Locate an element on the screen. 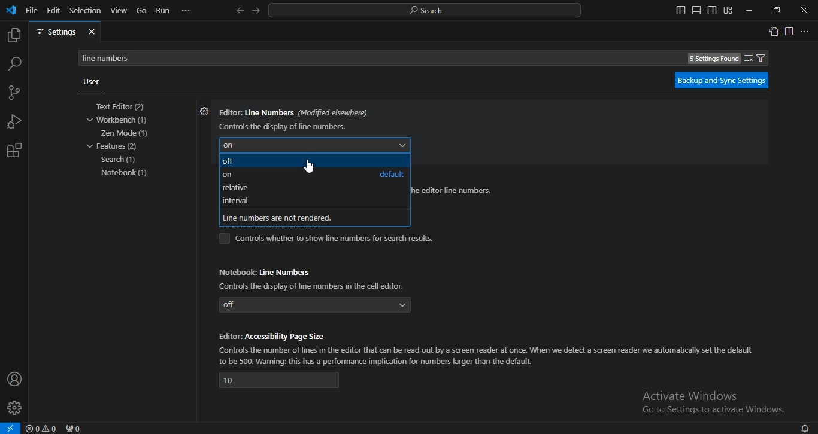 The width and height of the screenshot is (818, 434). ‘Search: Show Line Numbers.
Controls whether to show line numbers for search results. is located at coordinates (329, 239).